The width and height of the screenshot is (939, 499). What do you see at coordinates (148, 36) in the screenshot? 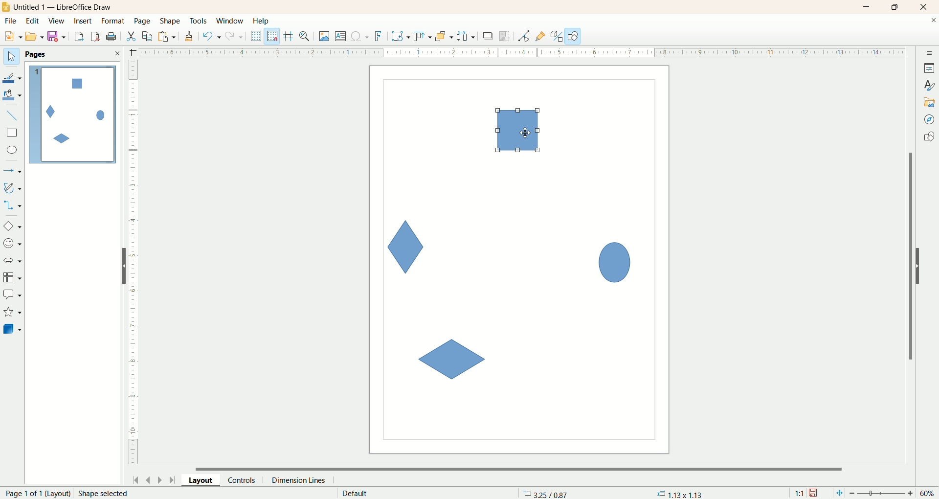
I see `copy` at bounding box center [148, 36].